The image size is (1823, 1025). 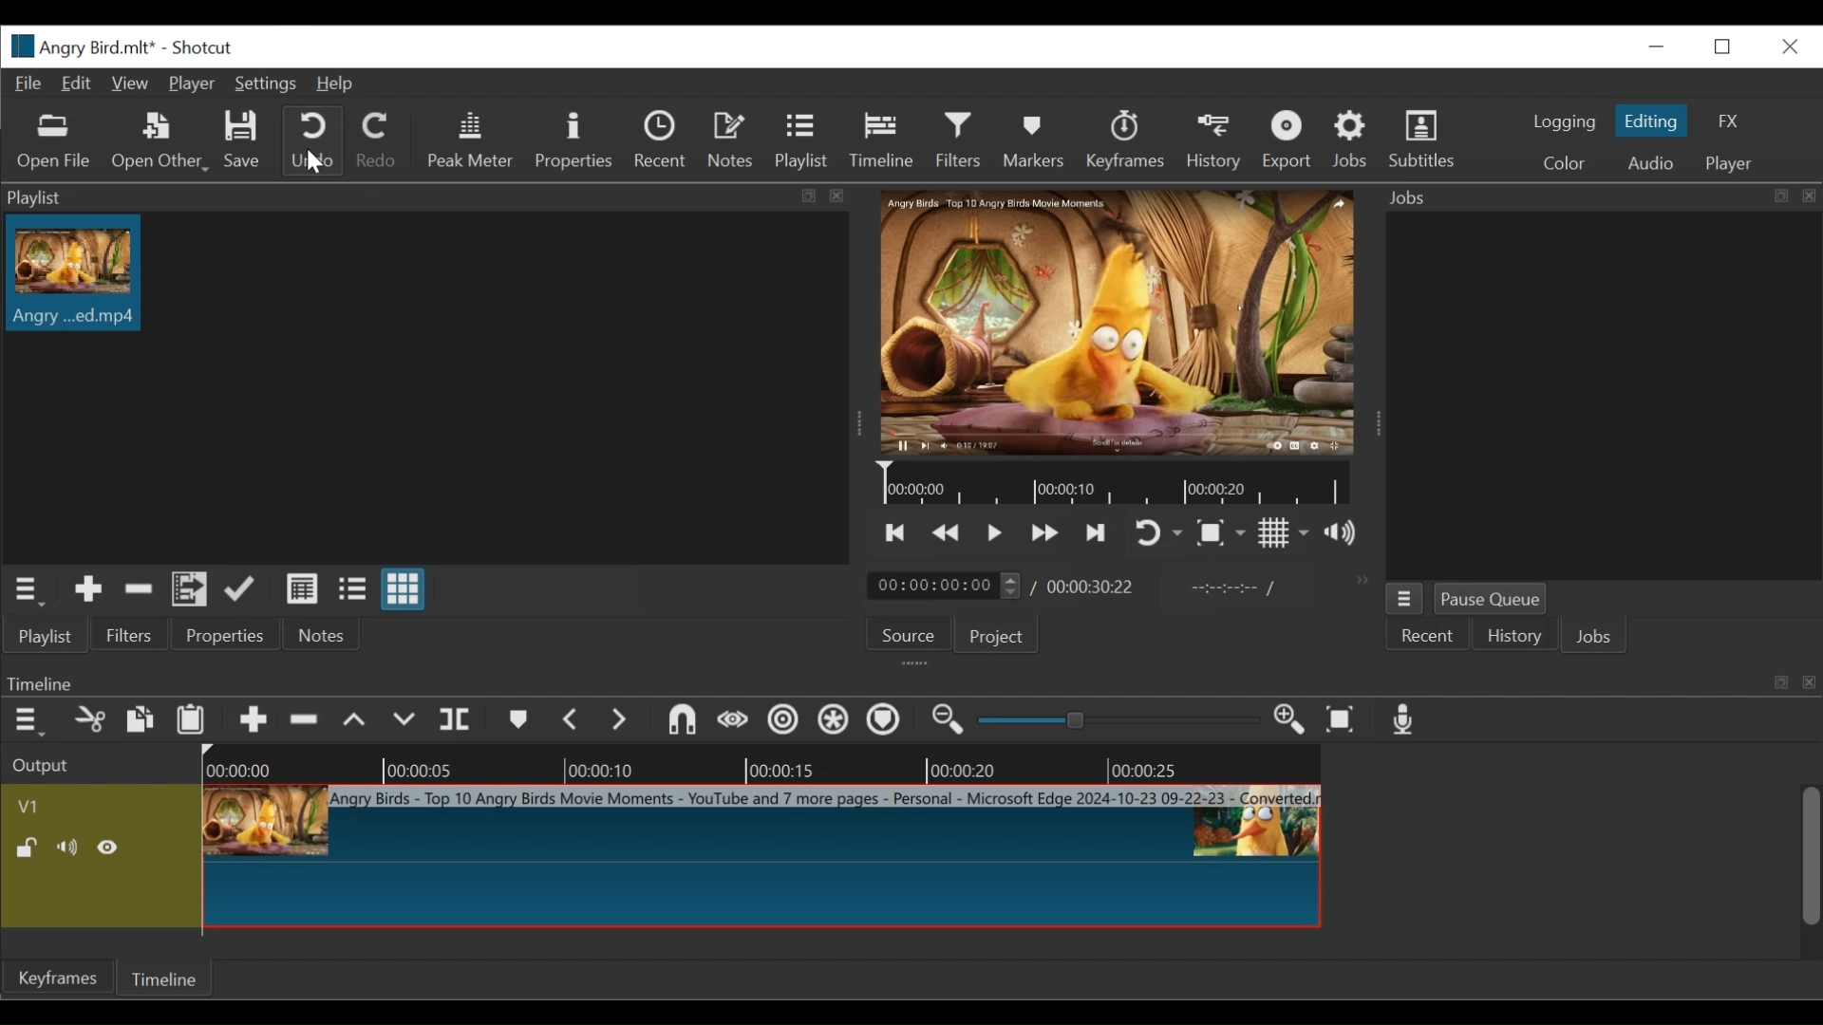 I want to click on current duration, so click(x=943, y=586).